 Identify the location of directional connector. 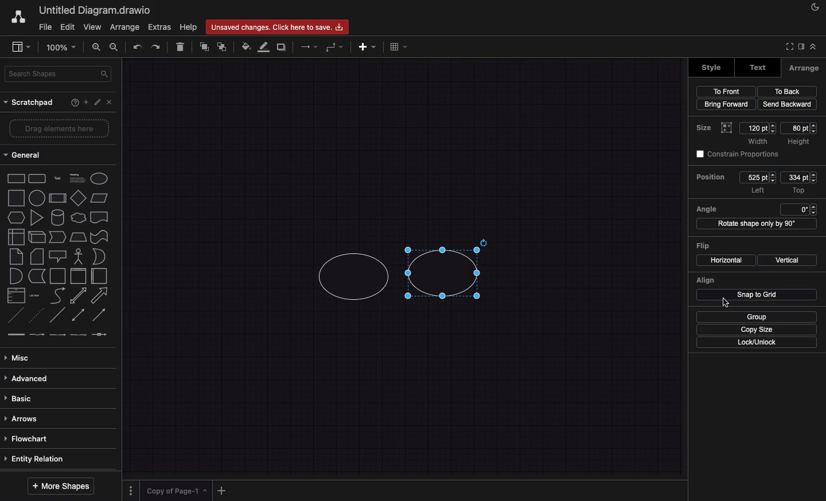
(99, 316).